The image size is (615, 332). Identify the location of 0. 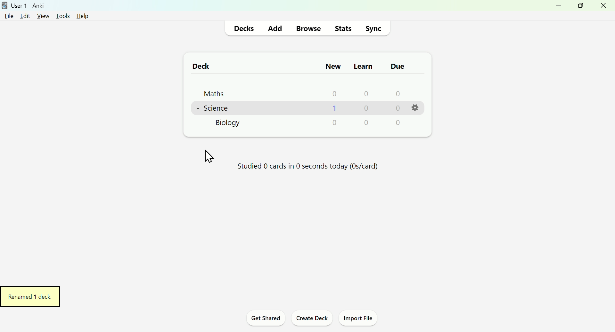
(367, 123).